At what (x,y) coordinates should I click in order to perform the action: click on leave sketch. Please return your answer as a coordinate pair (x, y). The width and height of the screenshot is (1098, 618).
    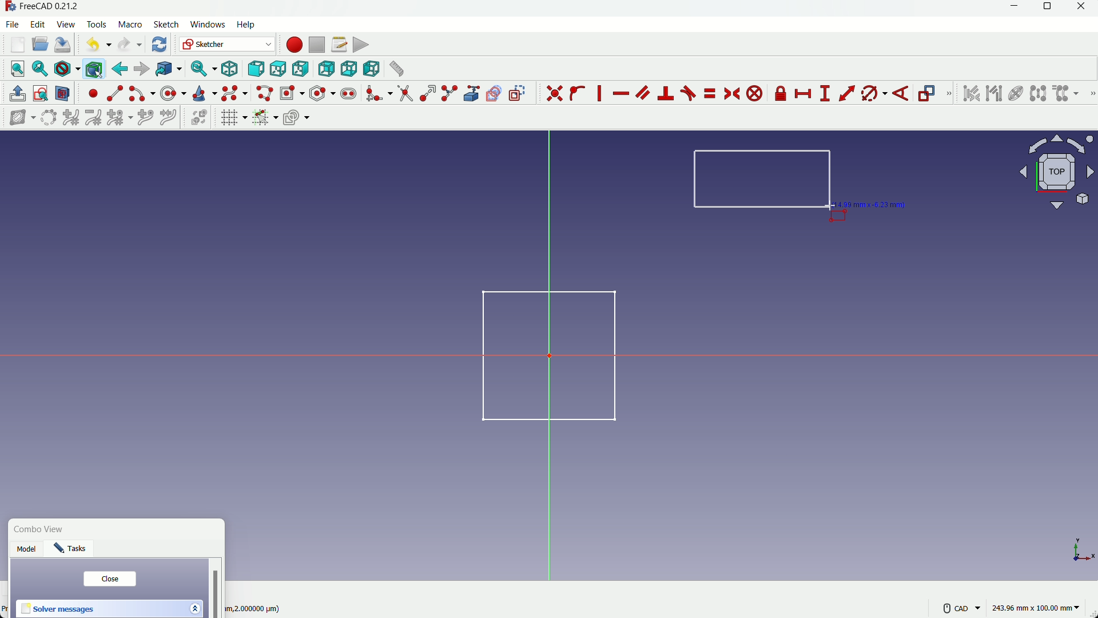
    Looking at the image, I should click on (18, 94).